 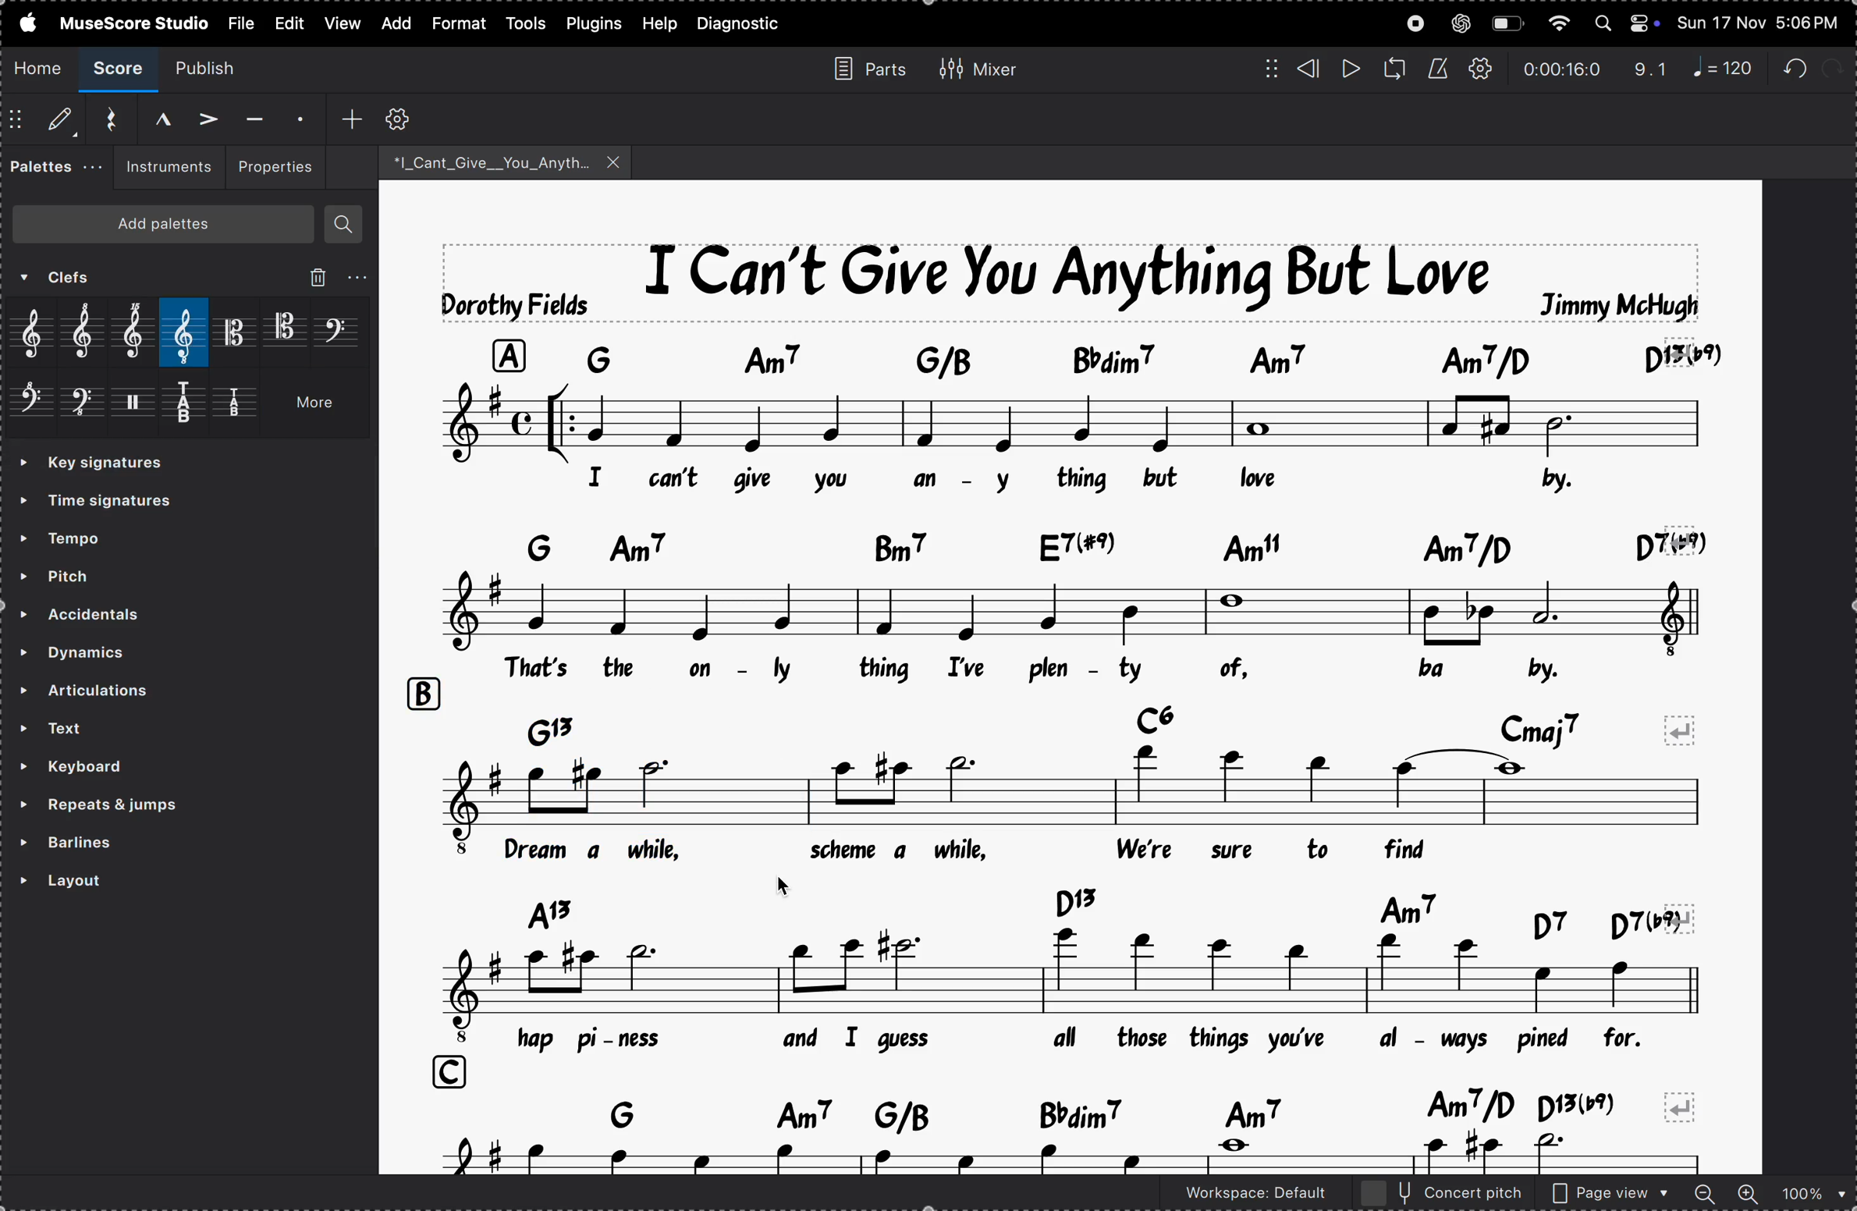 I want to click on worspace, so click(x=1241, y=1196).